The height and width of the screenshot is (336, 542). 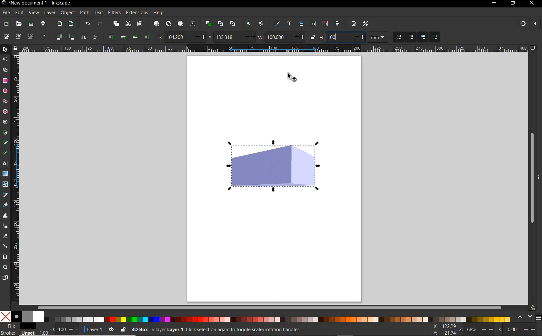 I want to click on increase/decrease, so click(x=359, y=37).